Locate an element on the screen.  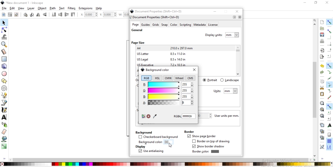
snap is located at coordinates (165, 25).